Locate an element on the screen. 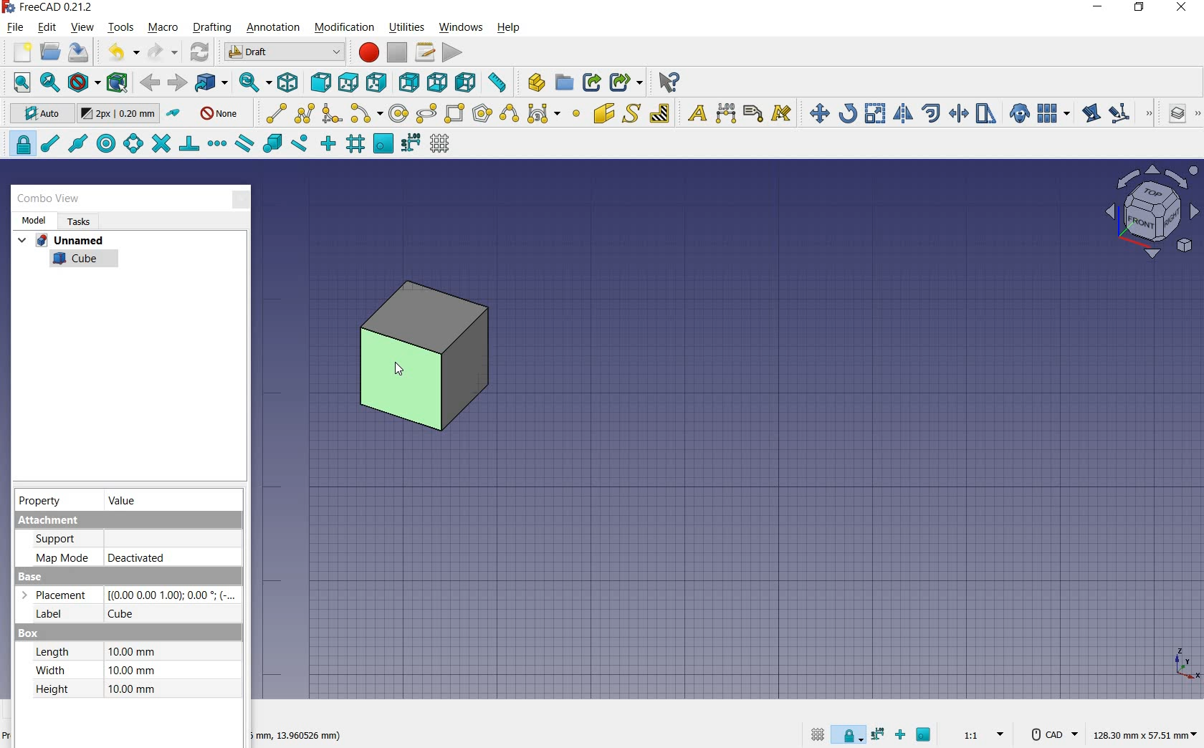 This screenshot has height=748, width=1204. left is located at coordinates (467, 83).